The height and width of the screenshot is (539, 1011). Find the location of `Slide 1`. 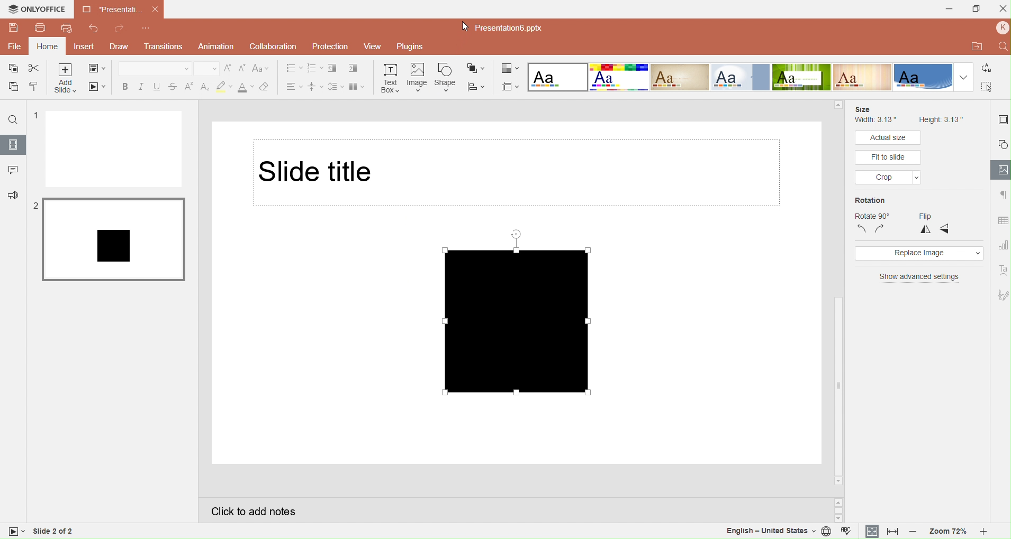

Slide 1 is located at coordinates (114, 149).